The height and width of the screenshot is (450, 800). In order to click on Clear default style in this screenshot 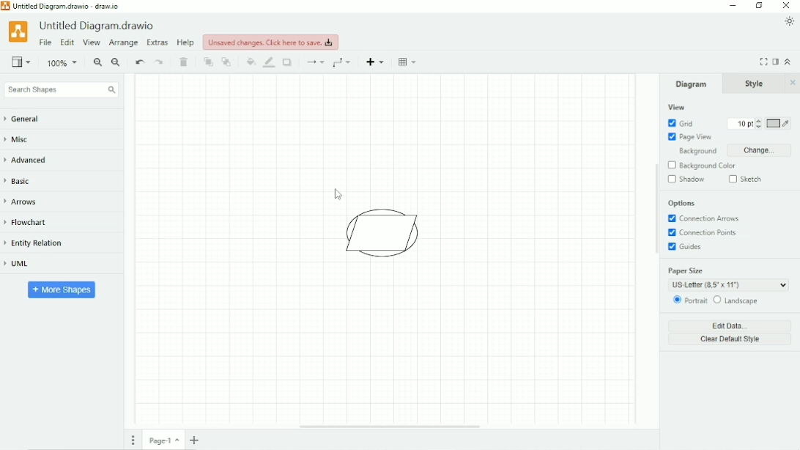, I will do `click(730, 340)`.